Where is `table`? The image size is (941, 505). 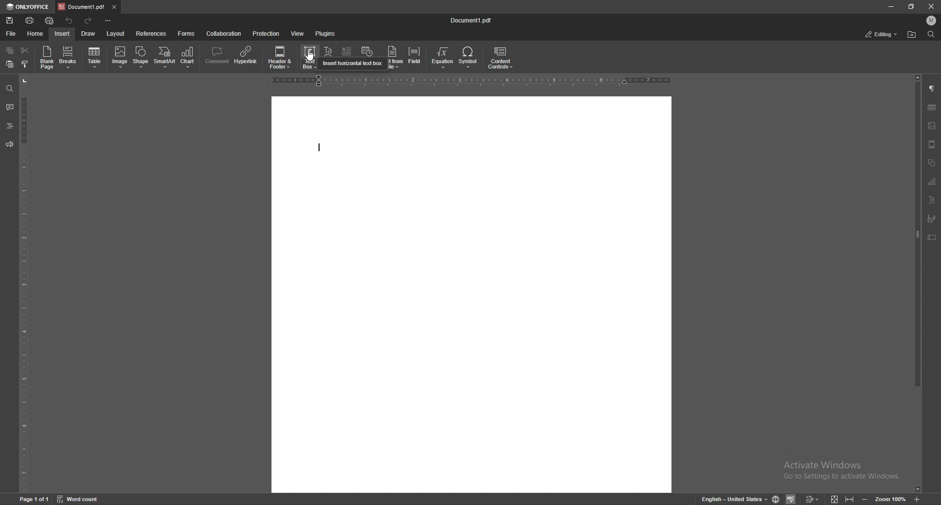 table is located at coordinates (932, 108).